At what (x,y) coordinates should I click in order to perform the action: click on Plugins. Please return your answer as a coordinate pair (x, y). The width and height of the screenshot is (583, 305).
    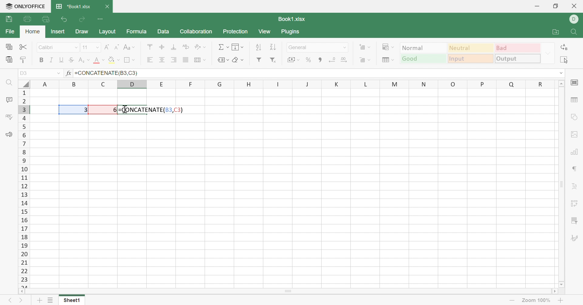
    Looking at the image, I should click on (291, 31).